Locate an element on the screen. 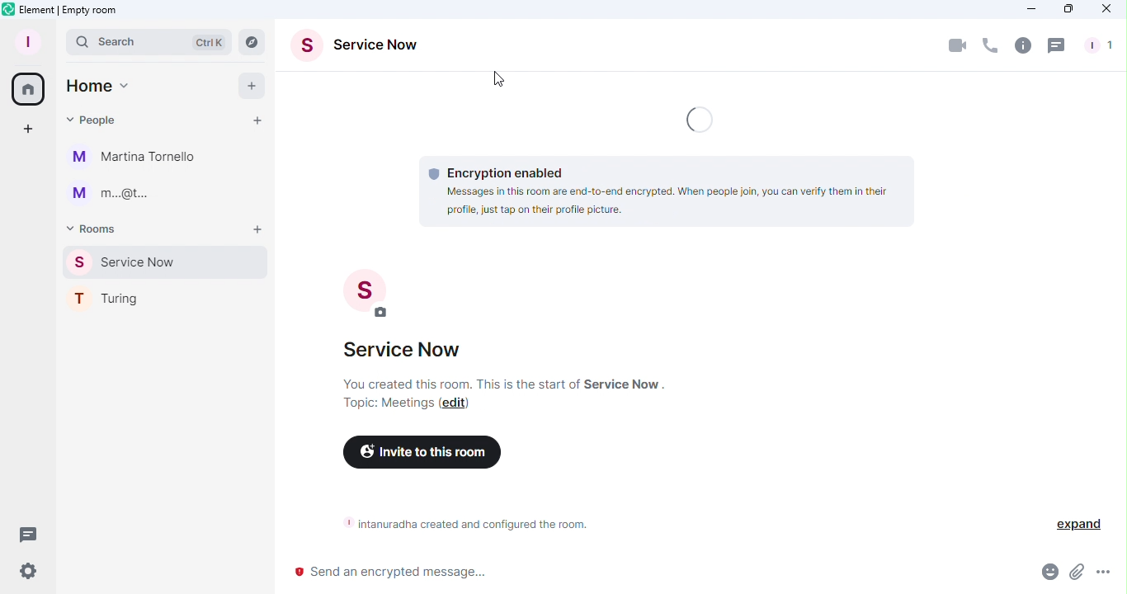 The height and width of the screenshot is (594, 1127). Call is located at coordinates (990, 46).